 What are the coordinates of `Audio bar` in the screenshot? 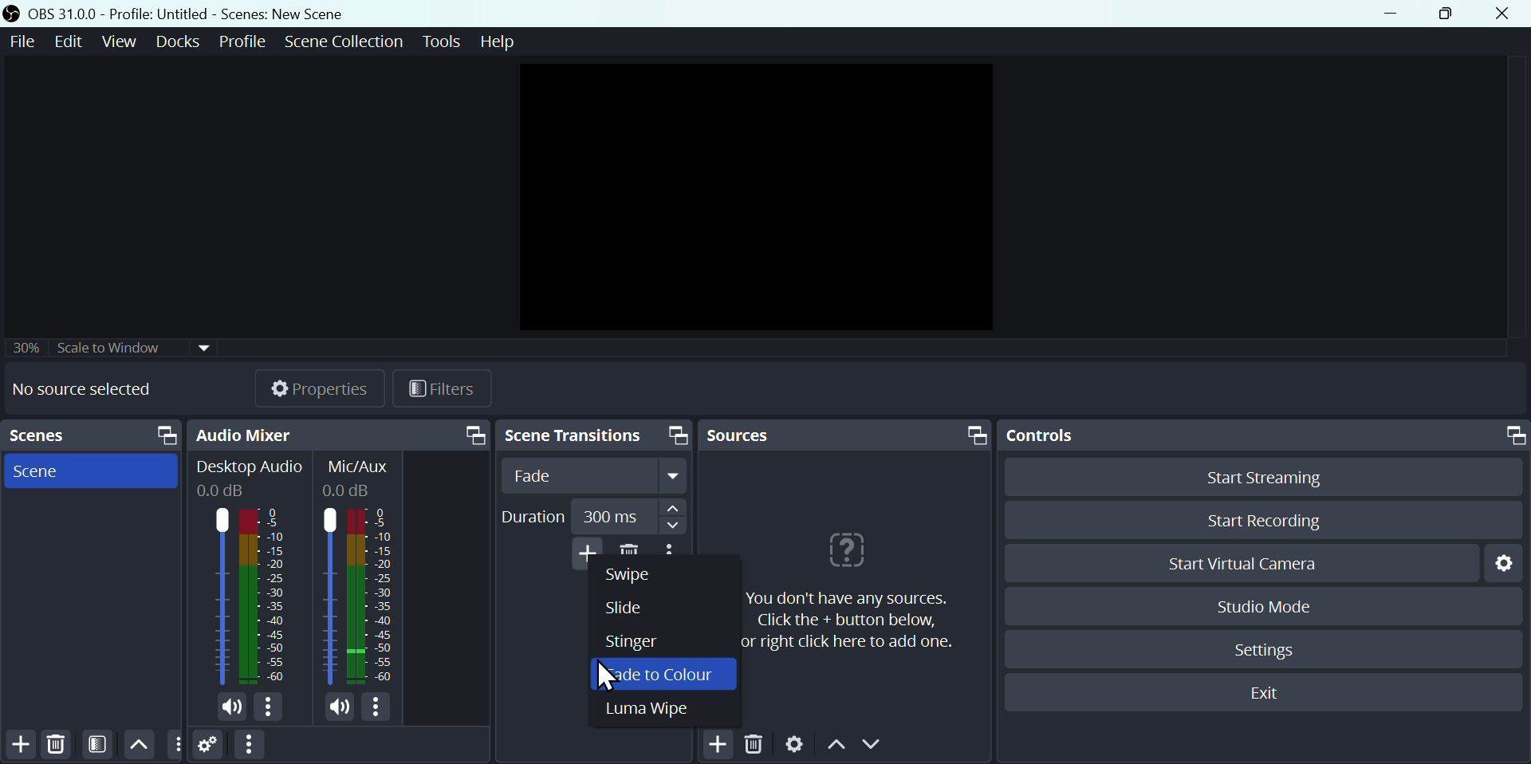 It's located at (247, 596).